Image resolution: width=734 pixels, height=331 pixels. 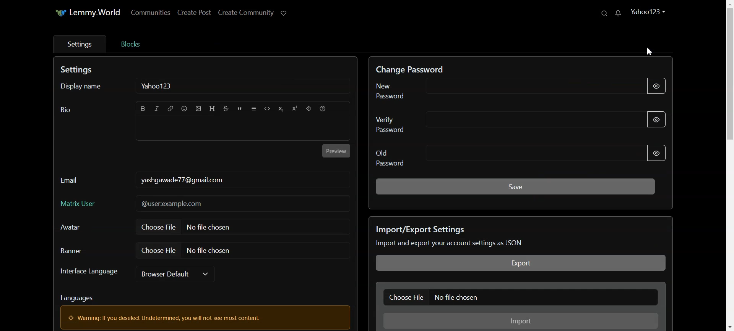 What do you see at coordinates (295, 108) in the screenshot?
I see `Superscript` at bounding box center [295, 108].